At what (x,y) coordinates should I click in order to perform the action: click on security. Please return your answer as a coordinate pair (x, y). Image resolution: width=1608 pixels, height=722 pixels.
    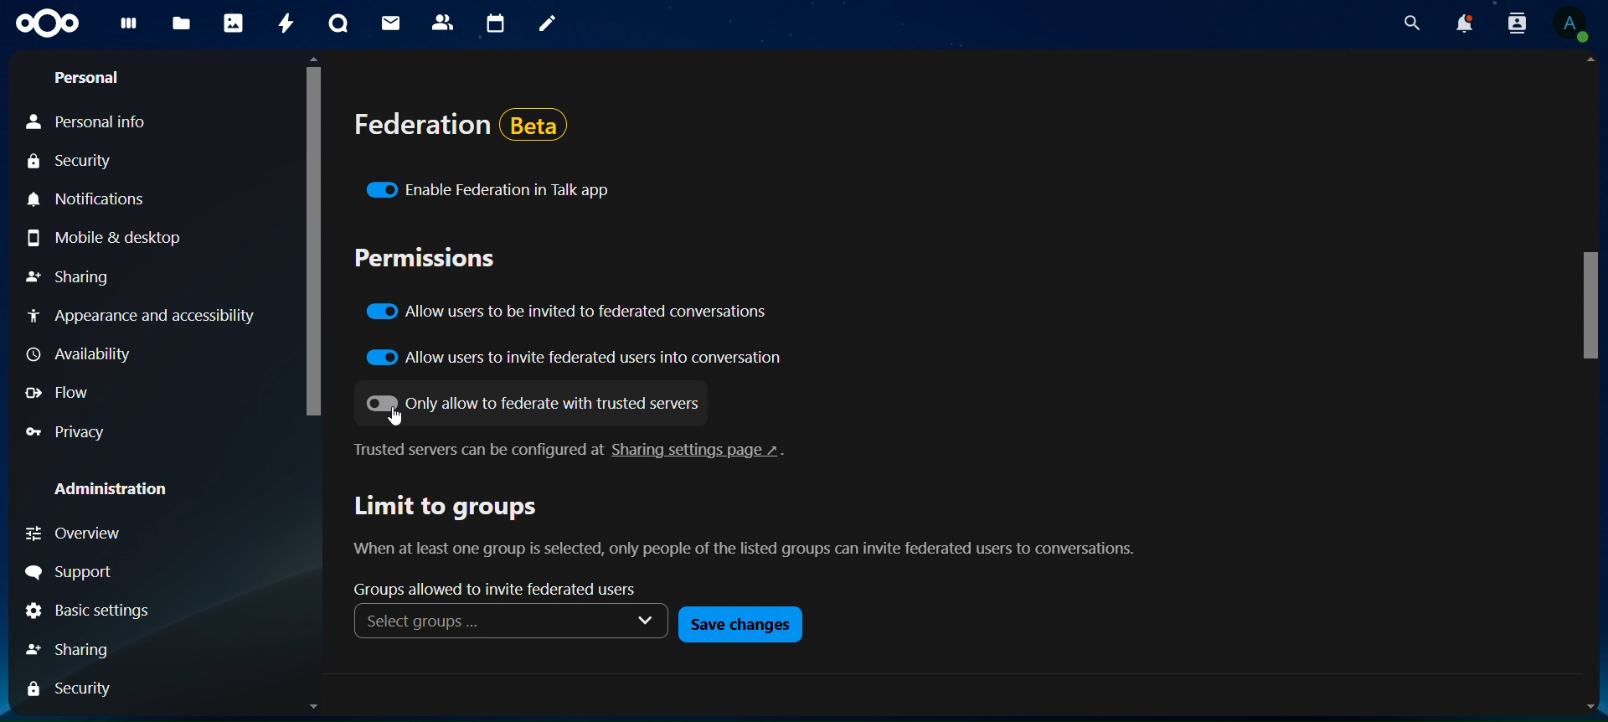
    Looking at the image, I should click on (70, 694).